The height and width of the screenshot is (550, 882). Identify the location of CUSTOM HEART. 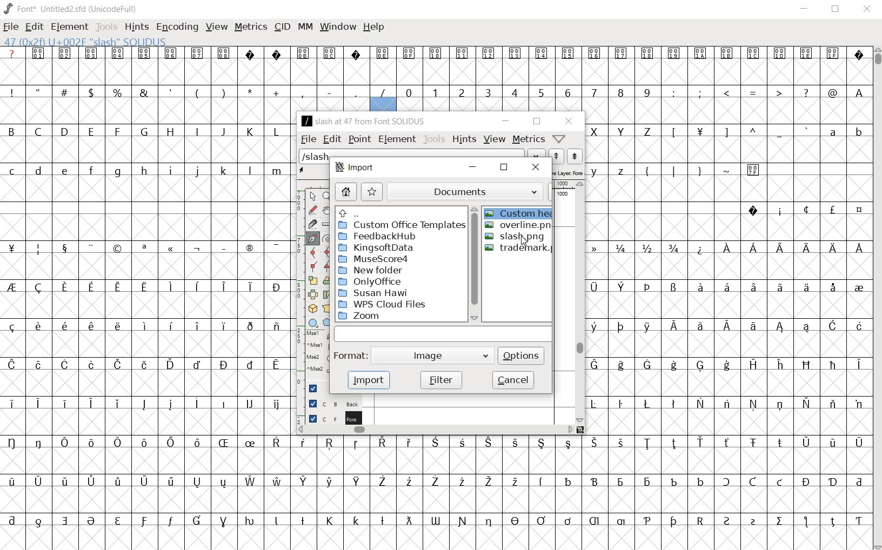
(519, 213).